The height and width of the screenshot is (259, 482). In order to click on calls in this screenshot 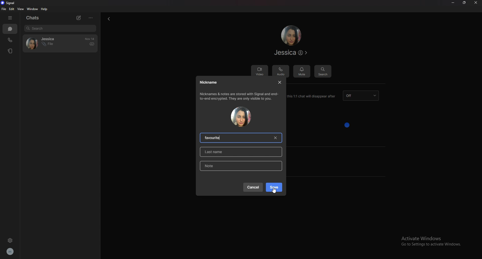, I will do `click(11, 39)`.